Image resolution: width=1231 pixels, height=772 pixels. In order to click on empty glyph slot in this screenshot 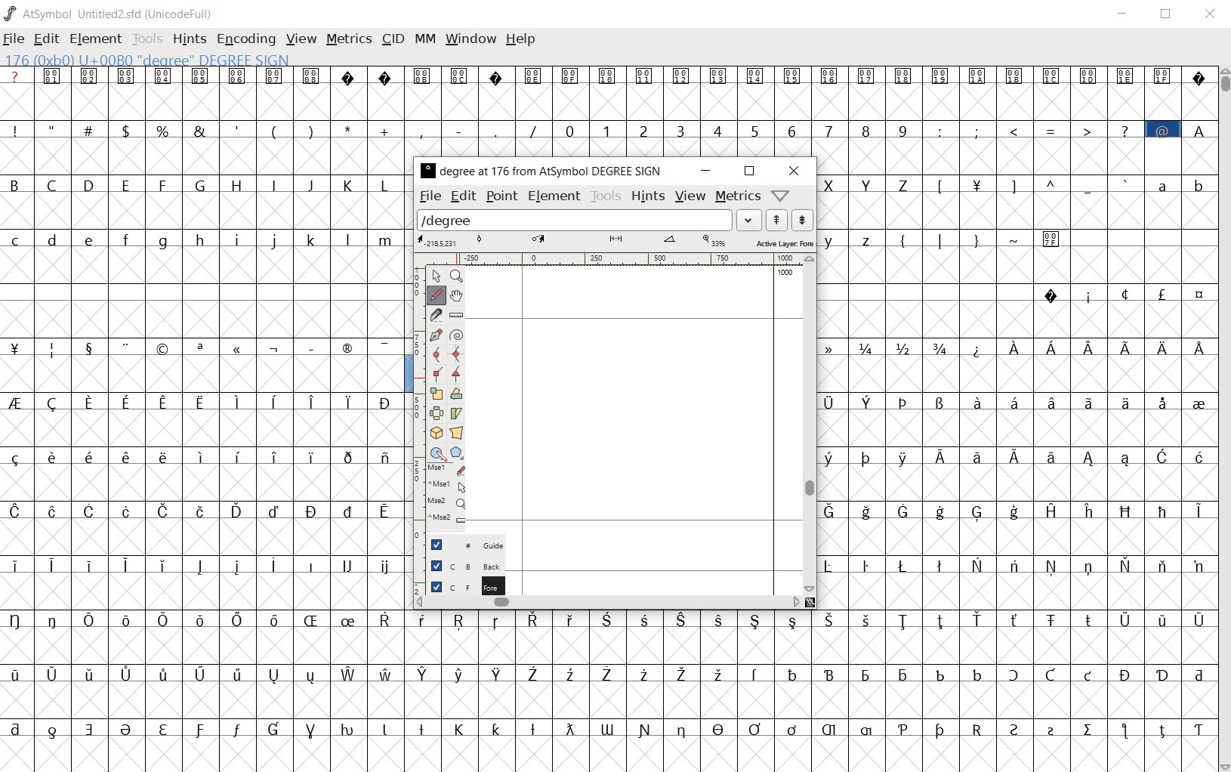, I will do `click(203, 699)`.